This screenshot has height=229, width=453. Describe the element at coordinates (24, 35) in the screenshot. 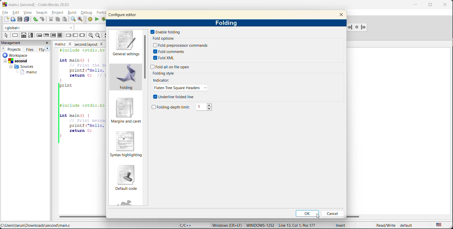

I see `decision` at that location.